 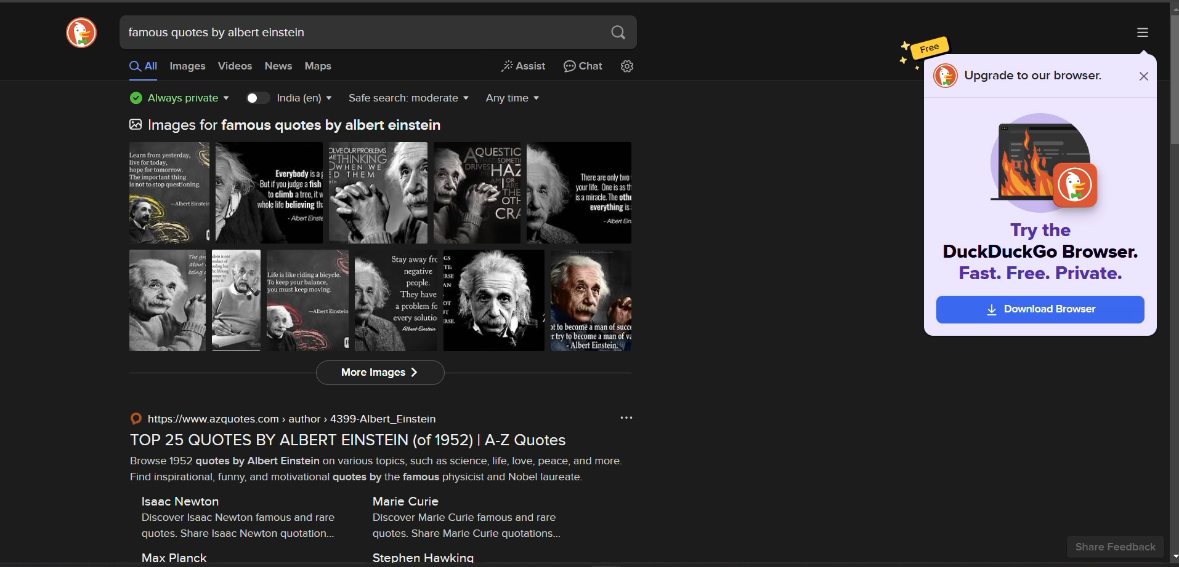 I want to click on icon, so click(x=1048, y=164).